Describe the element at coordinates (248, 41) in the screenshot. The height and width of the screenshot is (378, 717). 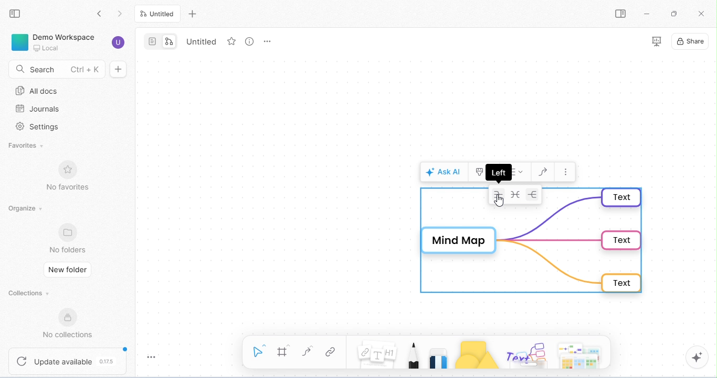
I see `view info` at that location.